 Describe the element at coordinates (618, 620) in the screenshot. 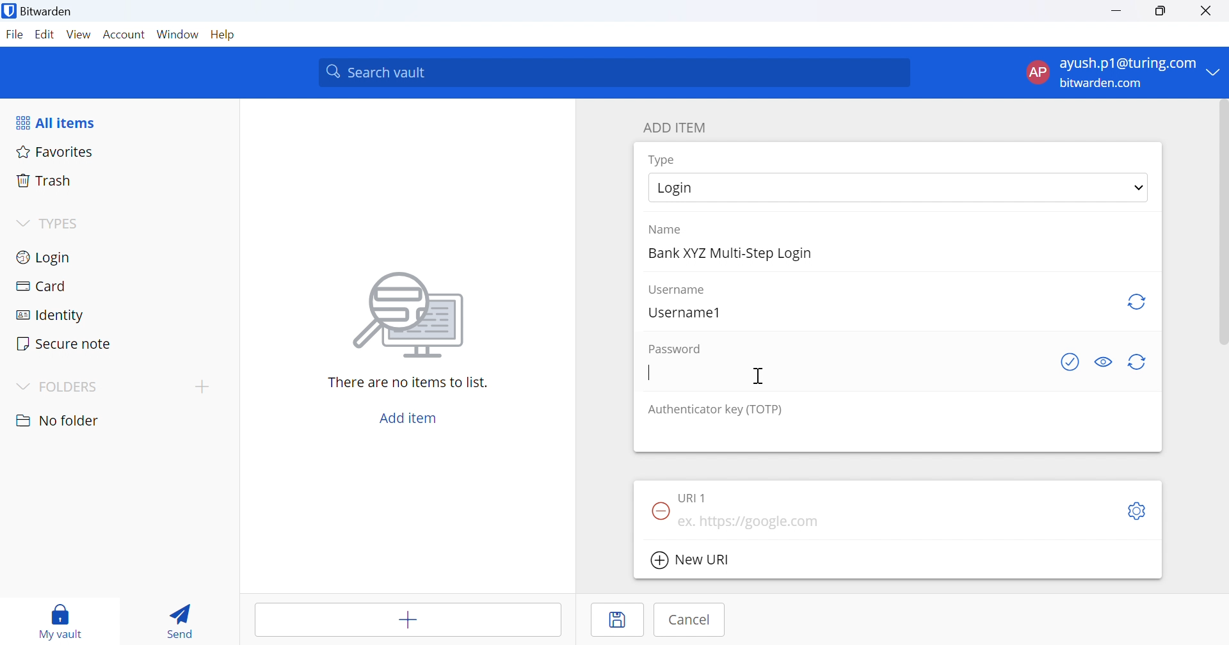

I see `Save` at that location.